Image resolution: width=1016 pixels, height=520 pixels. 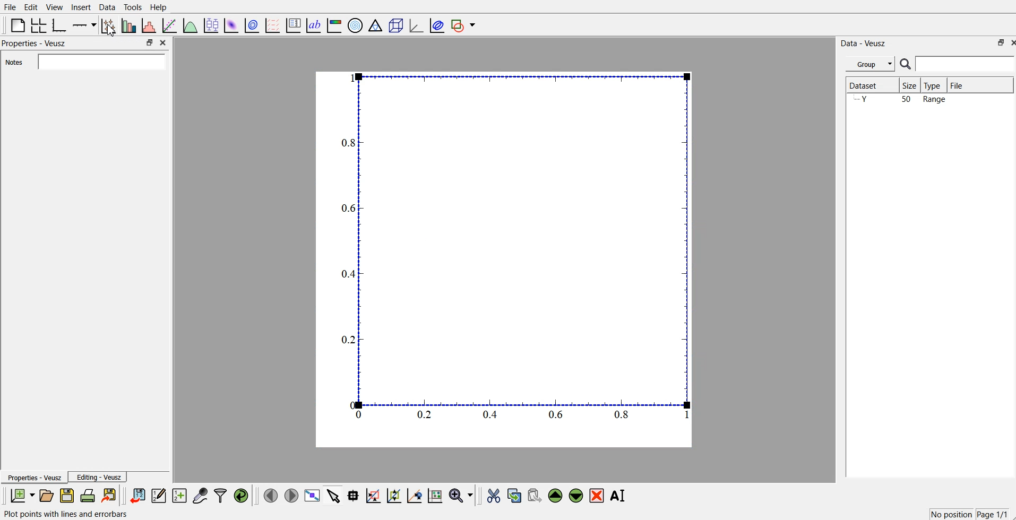 What do you see at coordinates (375, 24) in the screenshot?
I see `ternary graph` at bounding box center [375, 24].